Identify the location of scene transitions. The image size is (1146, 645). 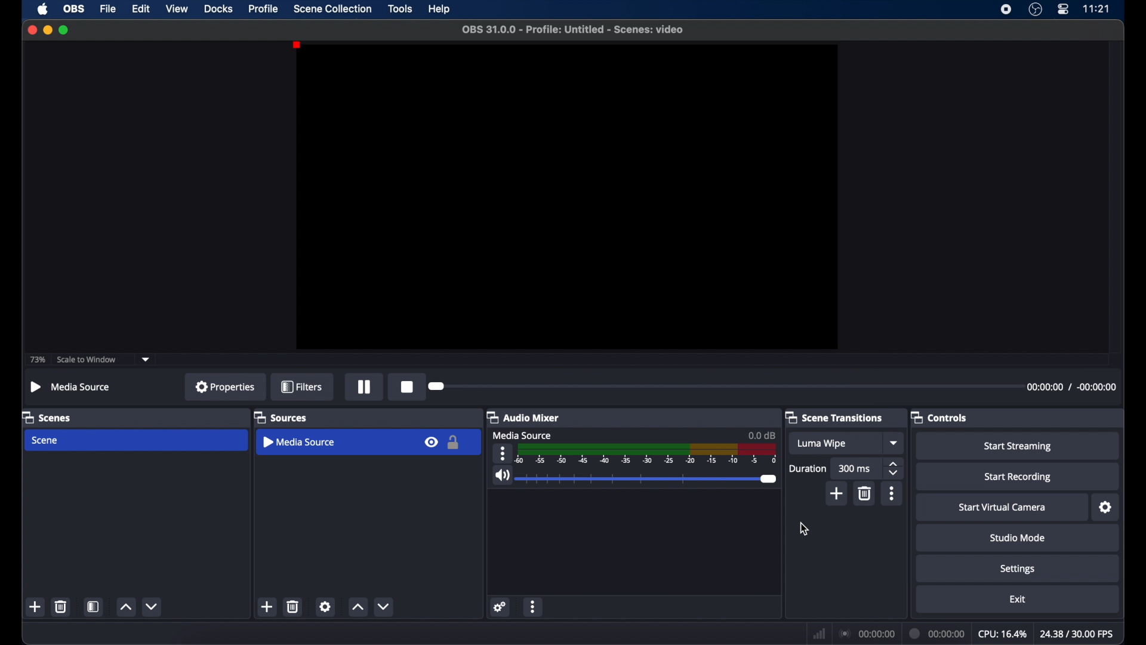
(834, 417).